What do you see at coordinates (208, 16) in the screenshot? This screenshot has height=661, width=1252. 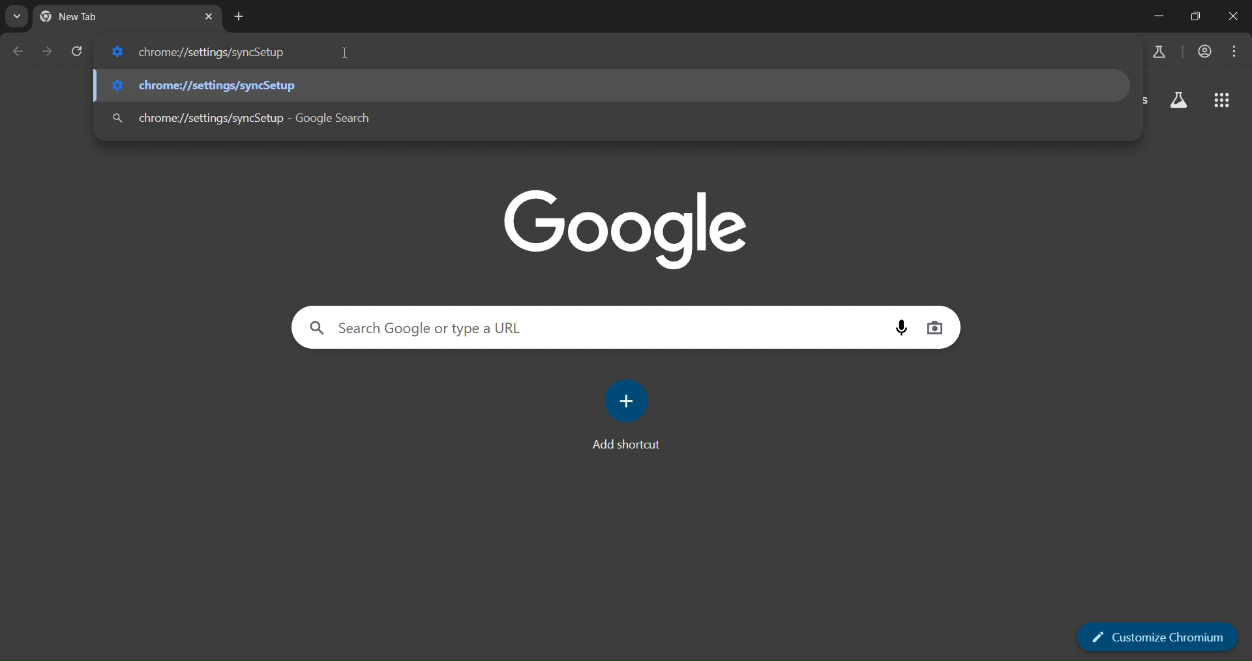 I see `close tab` at bounding box center [208, 16].